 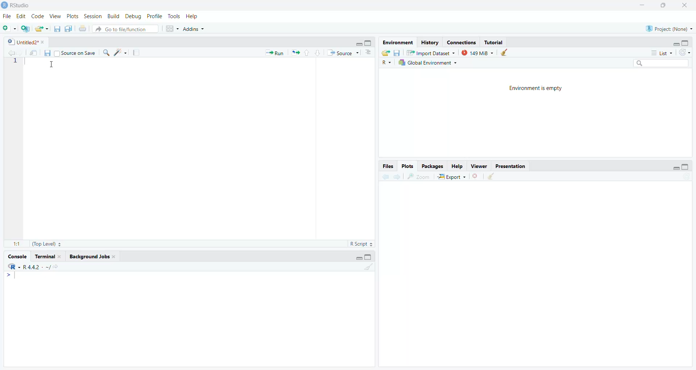 I want to click on Close, so click(x=687, y=4).